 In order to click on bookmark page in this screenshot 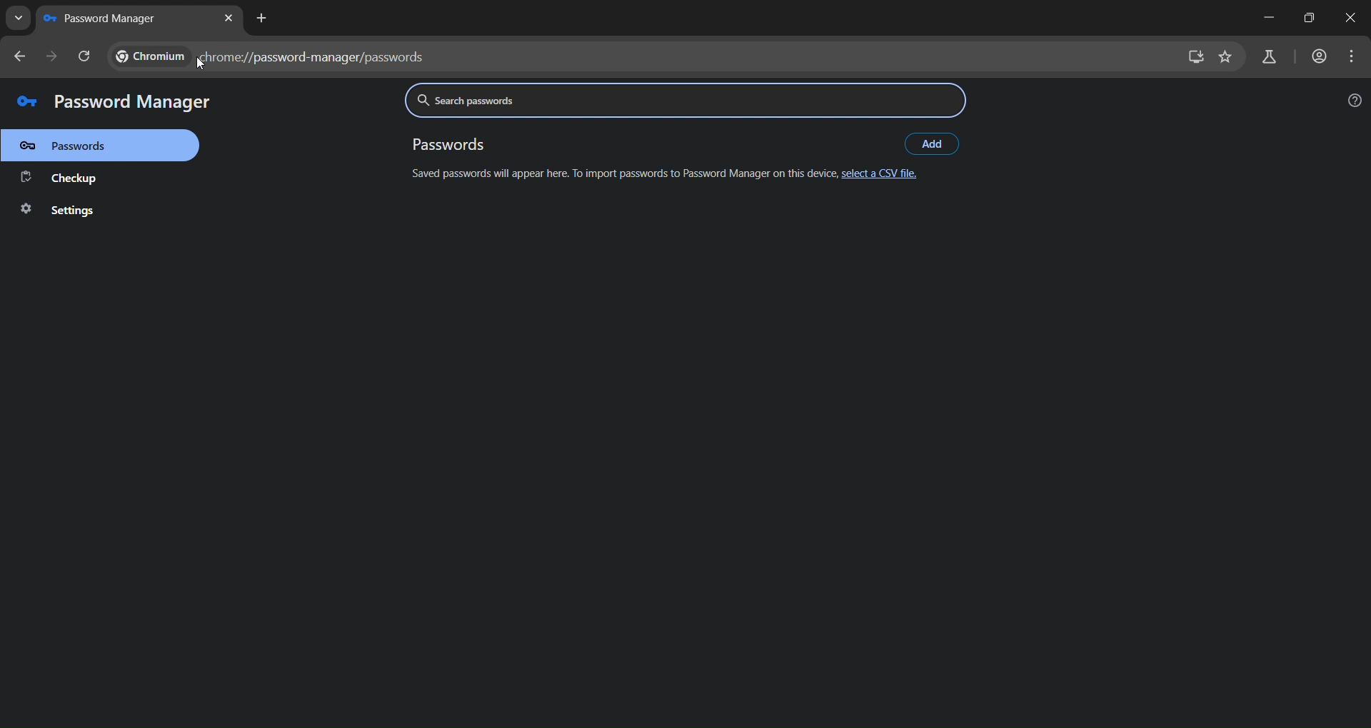, I will do `click(1227, 56)`.